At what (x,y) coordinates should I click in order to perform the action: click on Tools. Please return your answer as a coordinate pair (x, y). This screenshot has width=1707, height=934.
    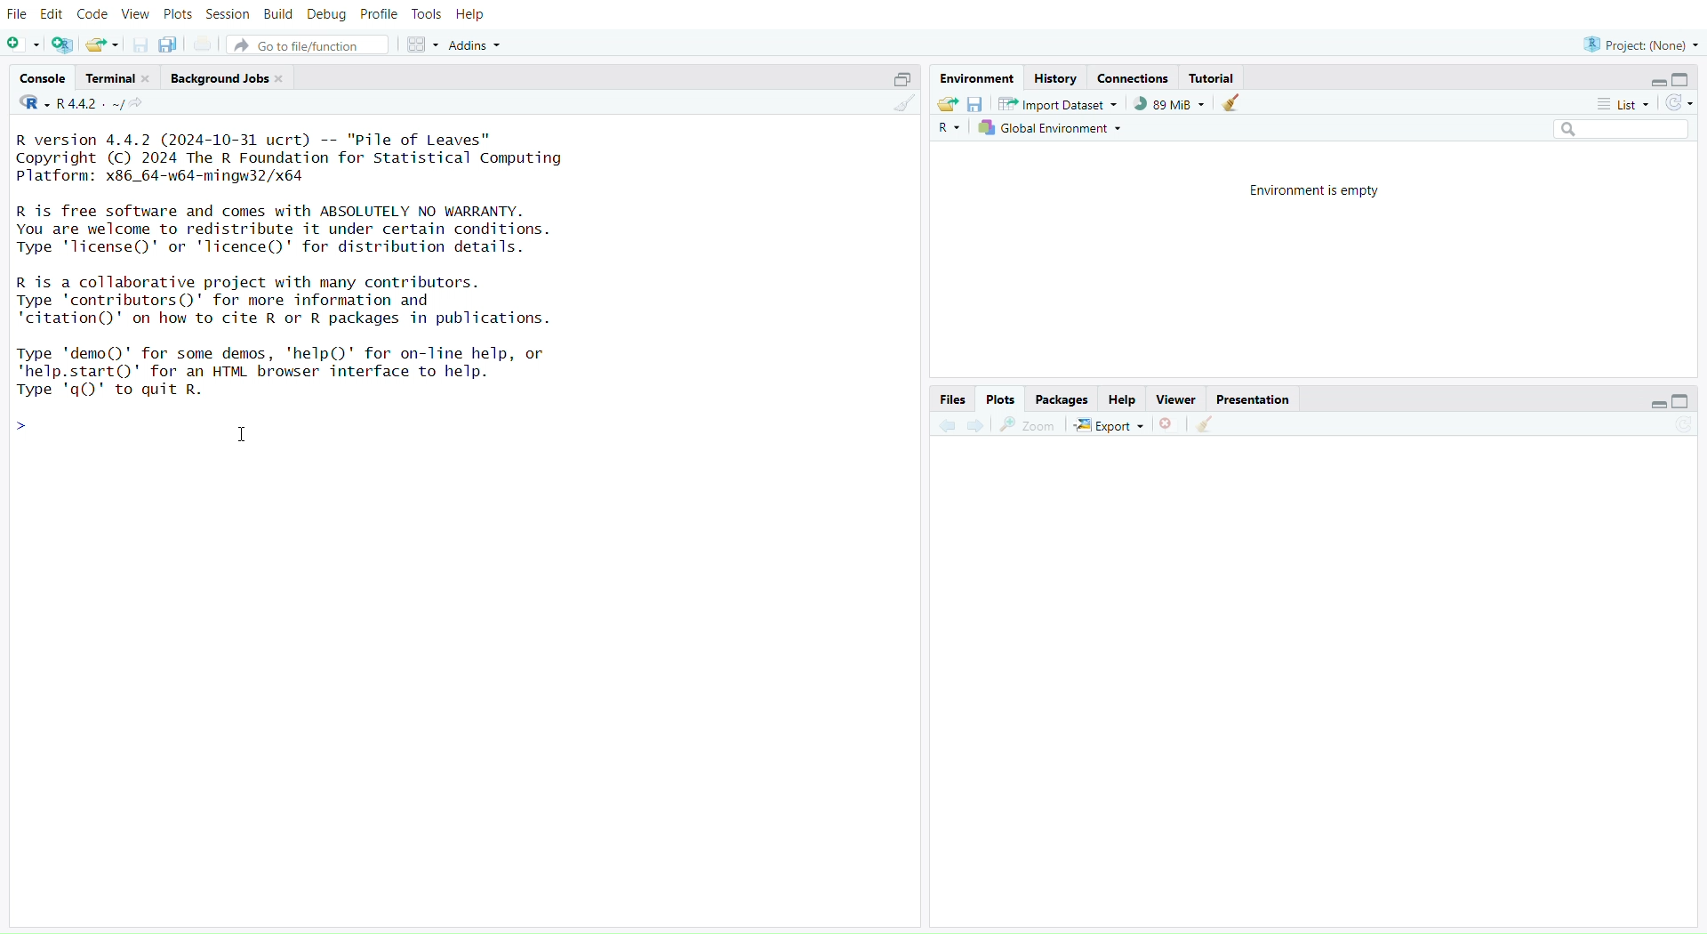
    Looking at the image, I should click on (431, 15).